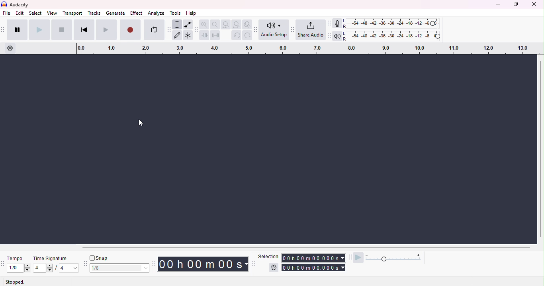  What do you see at coordinates (331, 23) in the screenshot?
I see `record meter tool bar` at bounding box center [331, 23].